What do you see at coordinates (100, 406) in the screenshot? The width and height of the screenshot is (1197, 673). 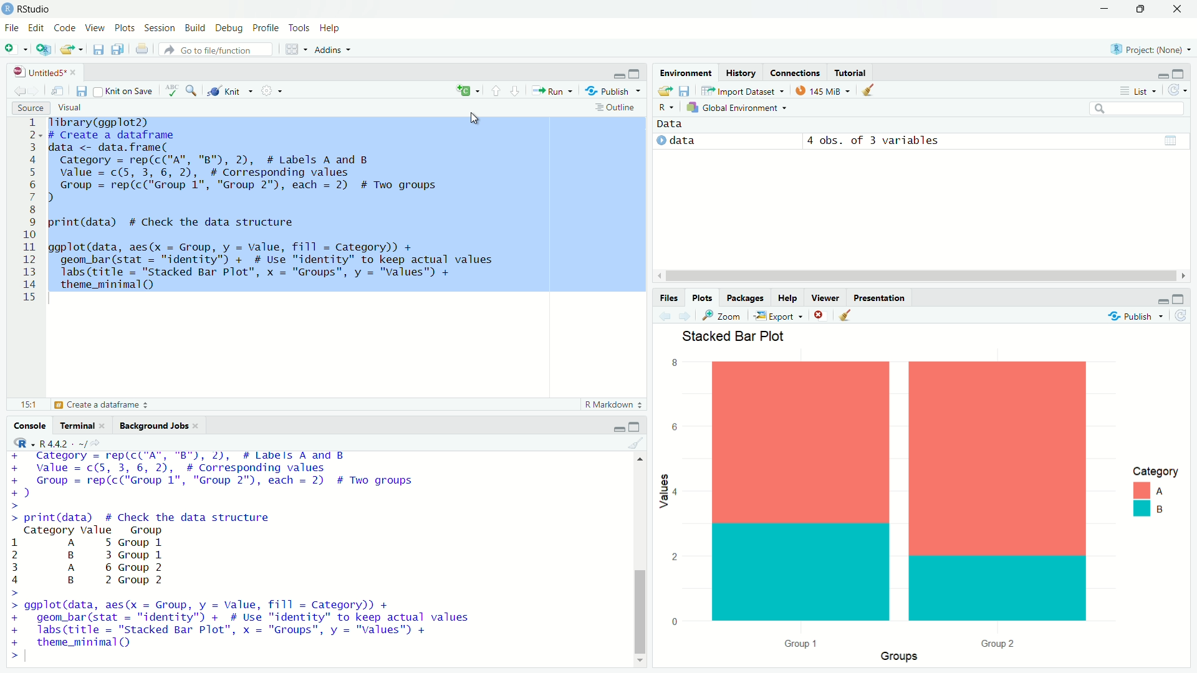 I see `Create a dataframe` at bounding box center [100, 406].